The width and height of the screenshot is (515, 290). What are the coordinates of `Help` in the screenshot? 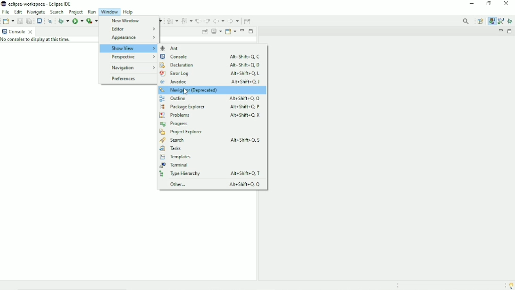 It's located at (130, 12).